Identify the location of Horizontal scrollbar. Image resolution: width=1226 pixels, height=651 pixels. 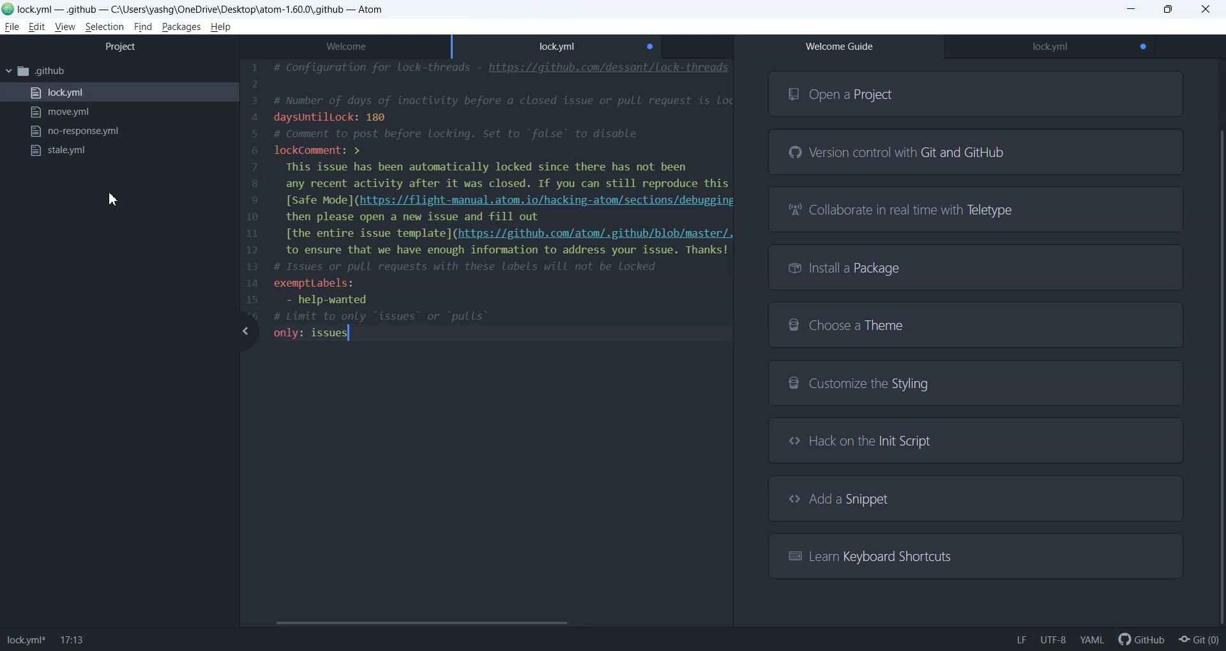
(483, 623).